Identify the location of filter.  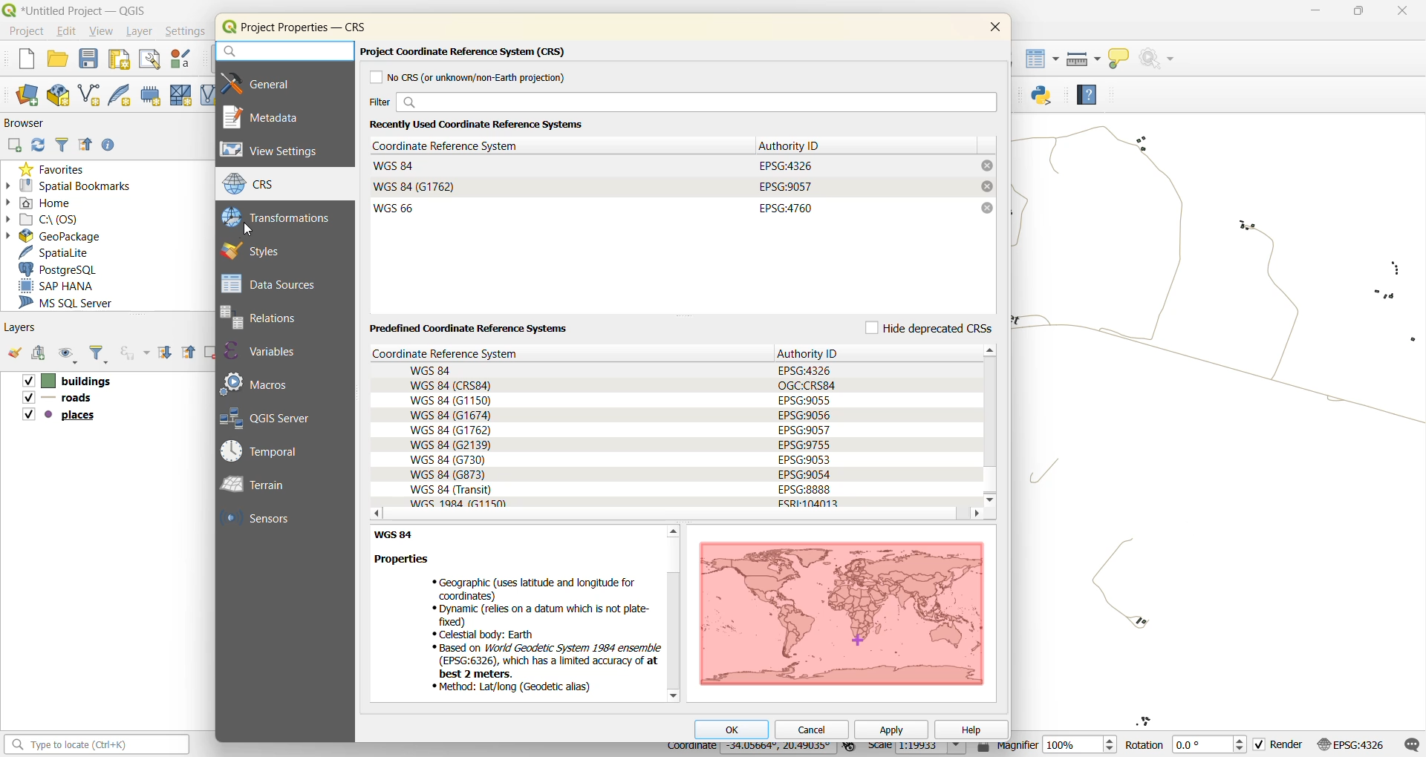
(681, 102).